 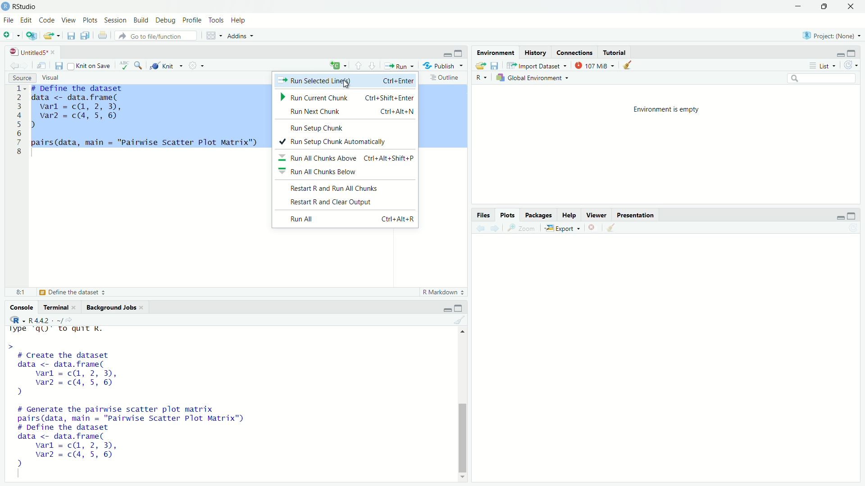 I want to click on Clear console (Ctrl +L), so click(x=628, y=64).